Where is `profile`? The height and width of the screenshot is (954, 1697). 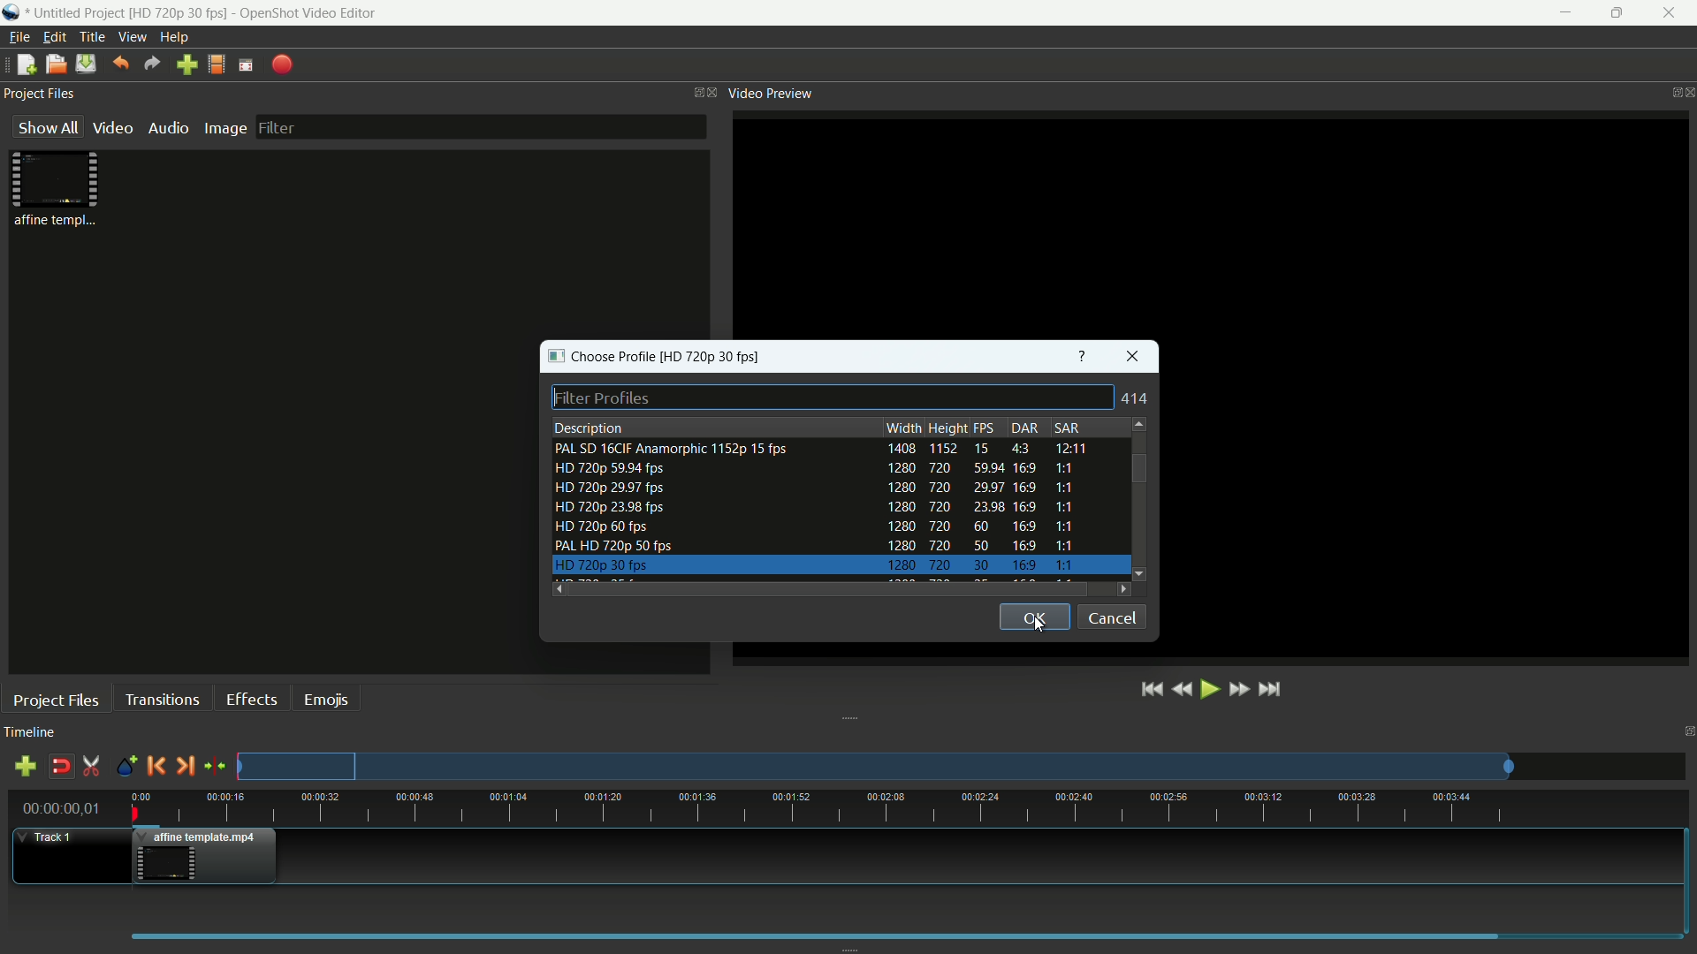
profile is located at coordinates (217, 66).